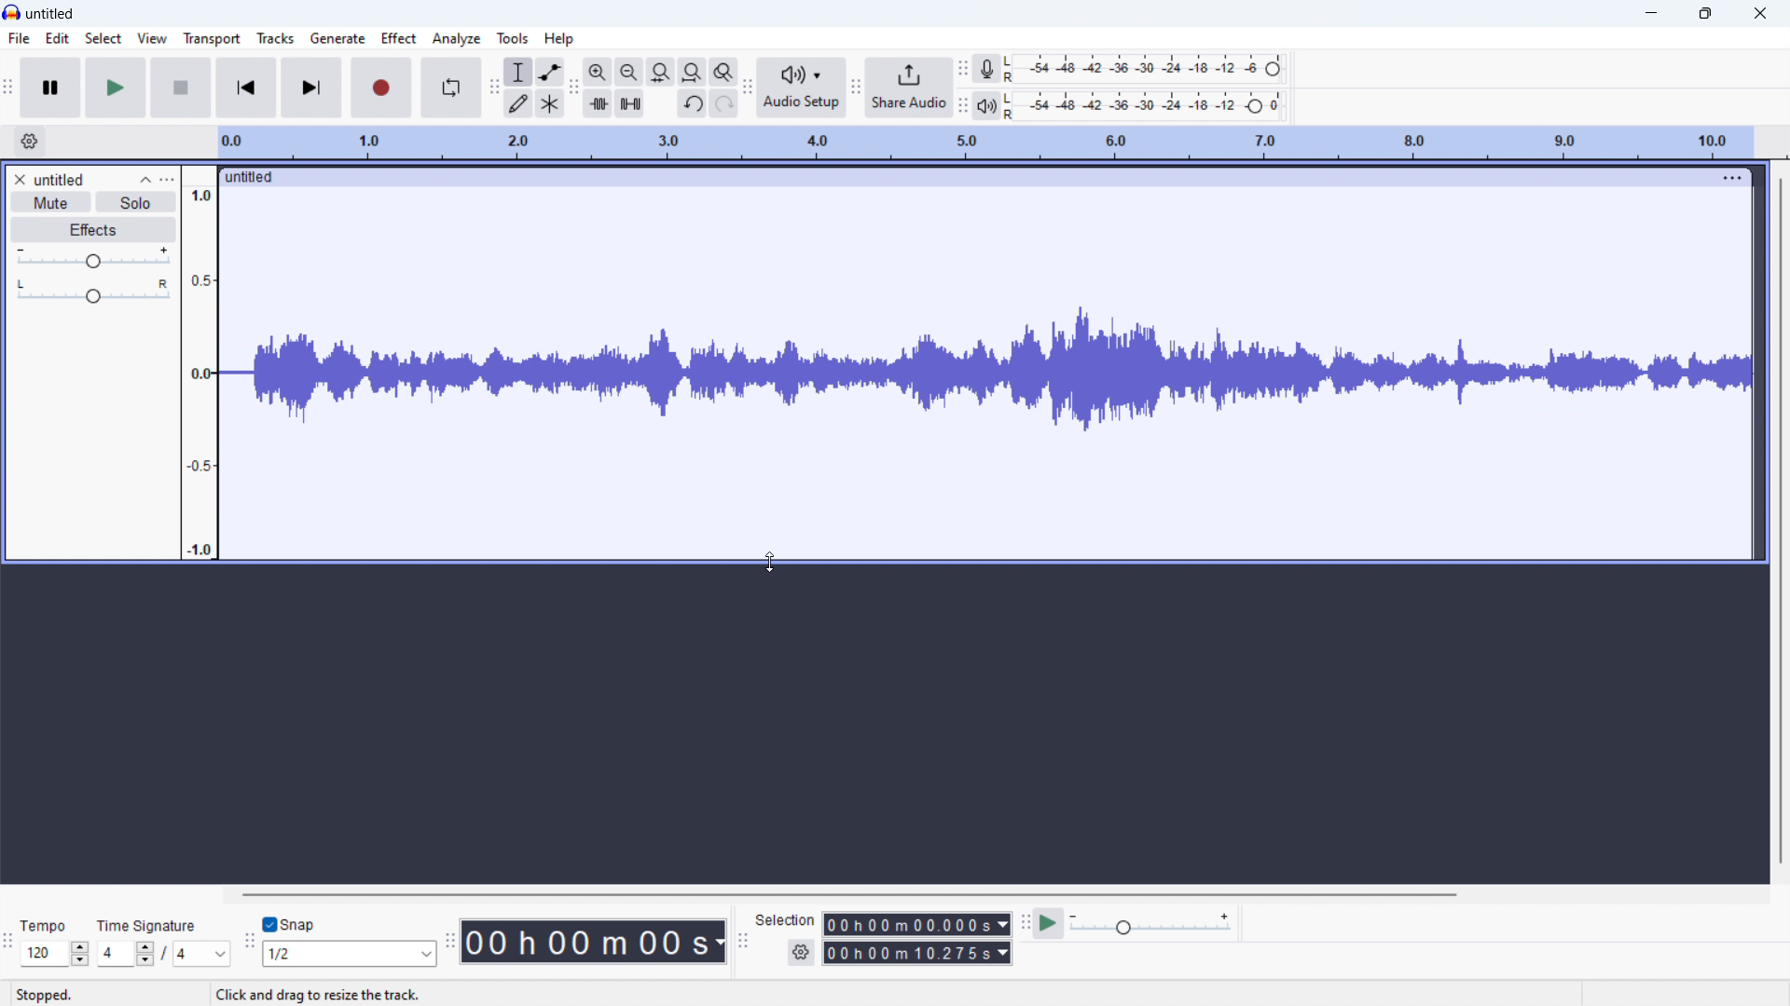 This screenshot has height=1006, width=1790. What do you see at coordinates (963, 106) in the screenshot?
I see `playback meter toolbar` at bounding box center [963, 106].